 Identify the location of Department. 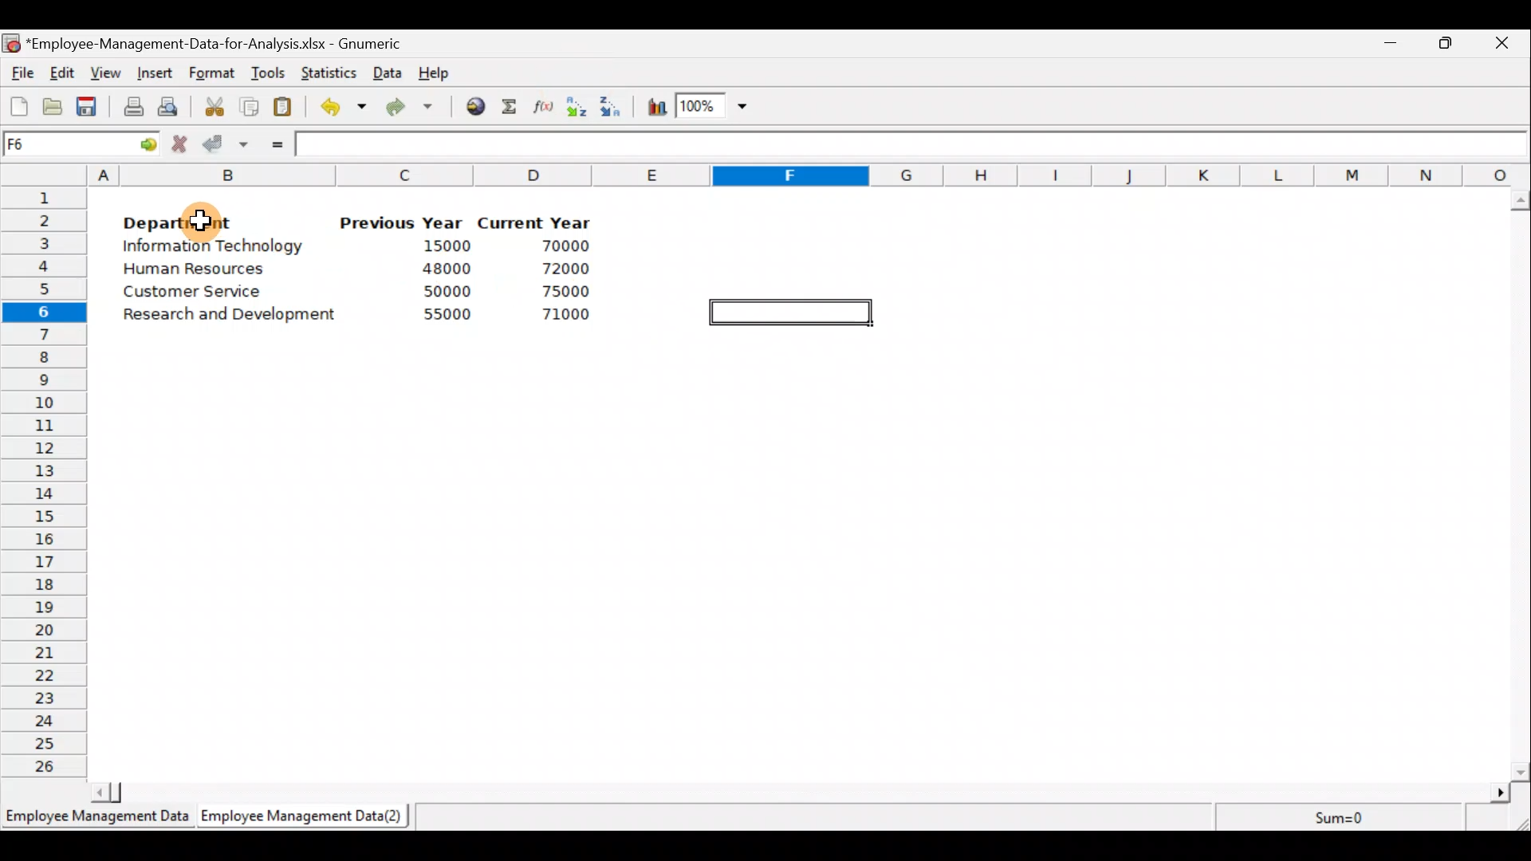
(175, 218).